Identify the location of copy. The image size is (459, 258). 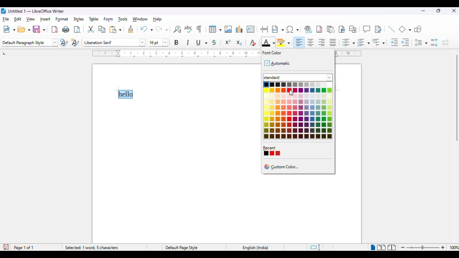
(102, 30).